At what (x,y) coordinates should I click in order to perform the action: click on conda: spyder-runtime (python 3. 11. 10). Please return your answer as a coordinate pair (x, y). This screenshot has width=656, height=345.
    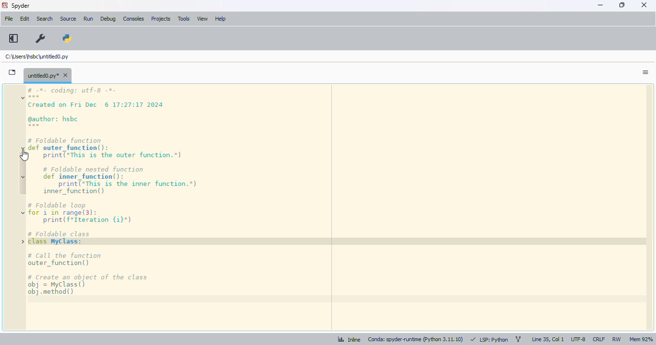
    Looking at the image, I should click on (414, 340).